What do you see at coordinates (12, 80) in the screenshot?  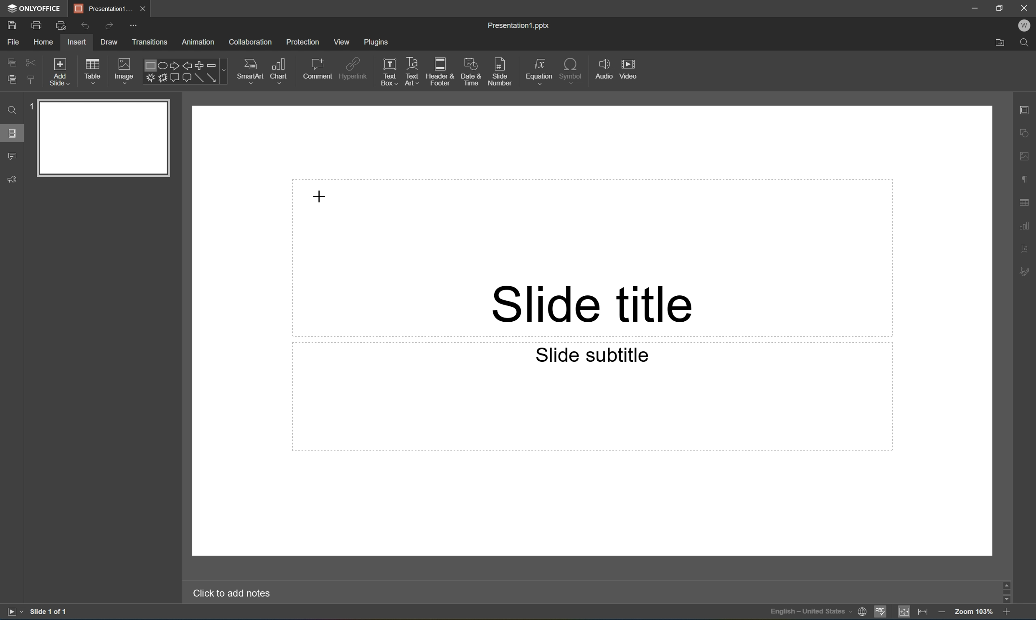 I see `Paste` at bounding box center [12, 80].